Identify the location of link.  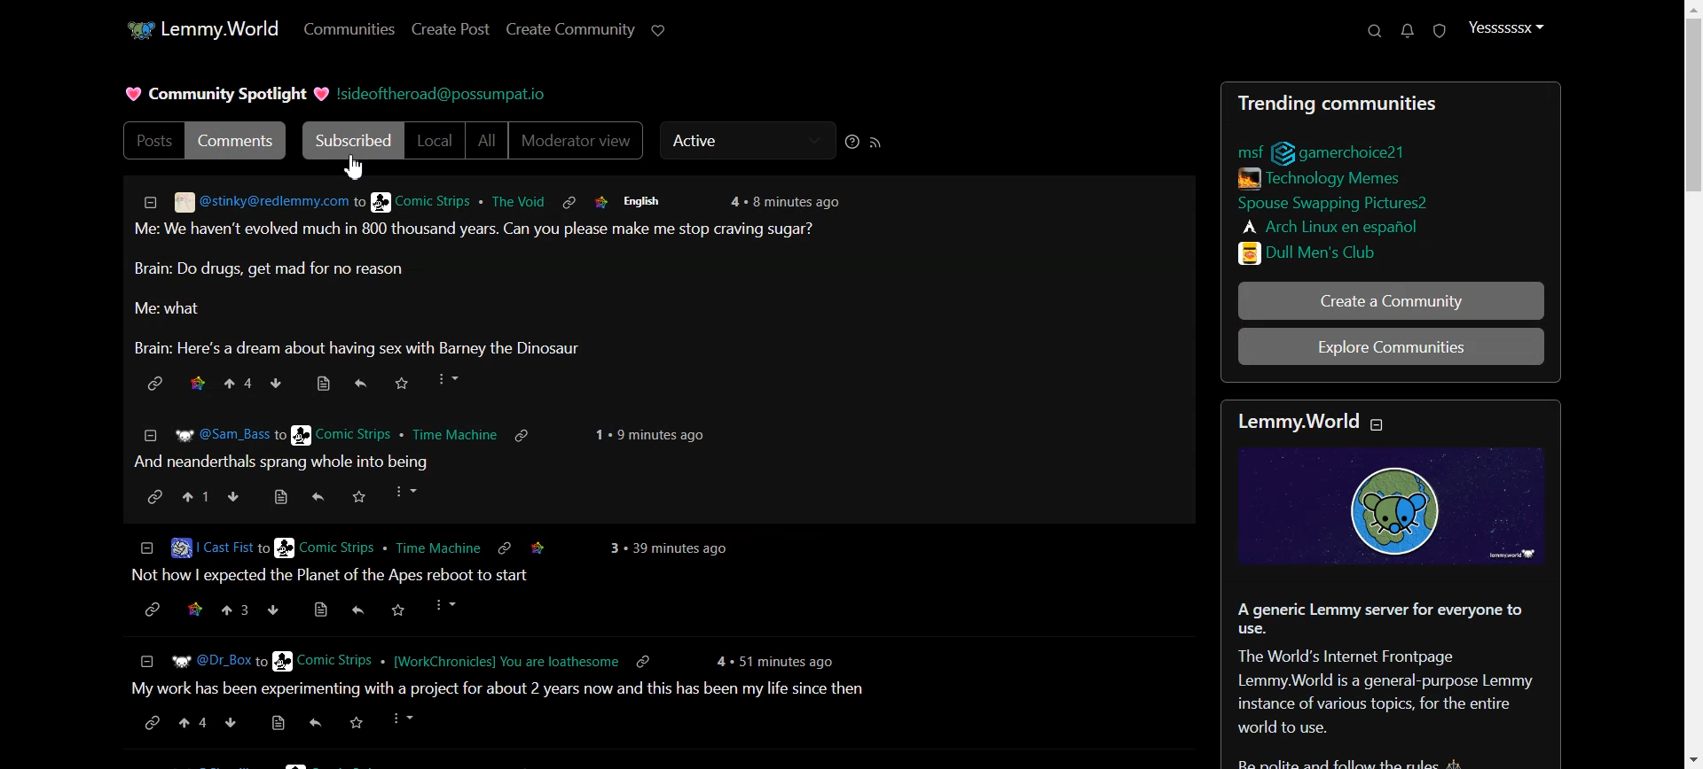
(148, 496).